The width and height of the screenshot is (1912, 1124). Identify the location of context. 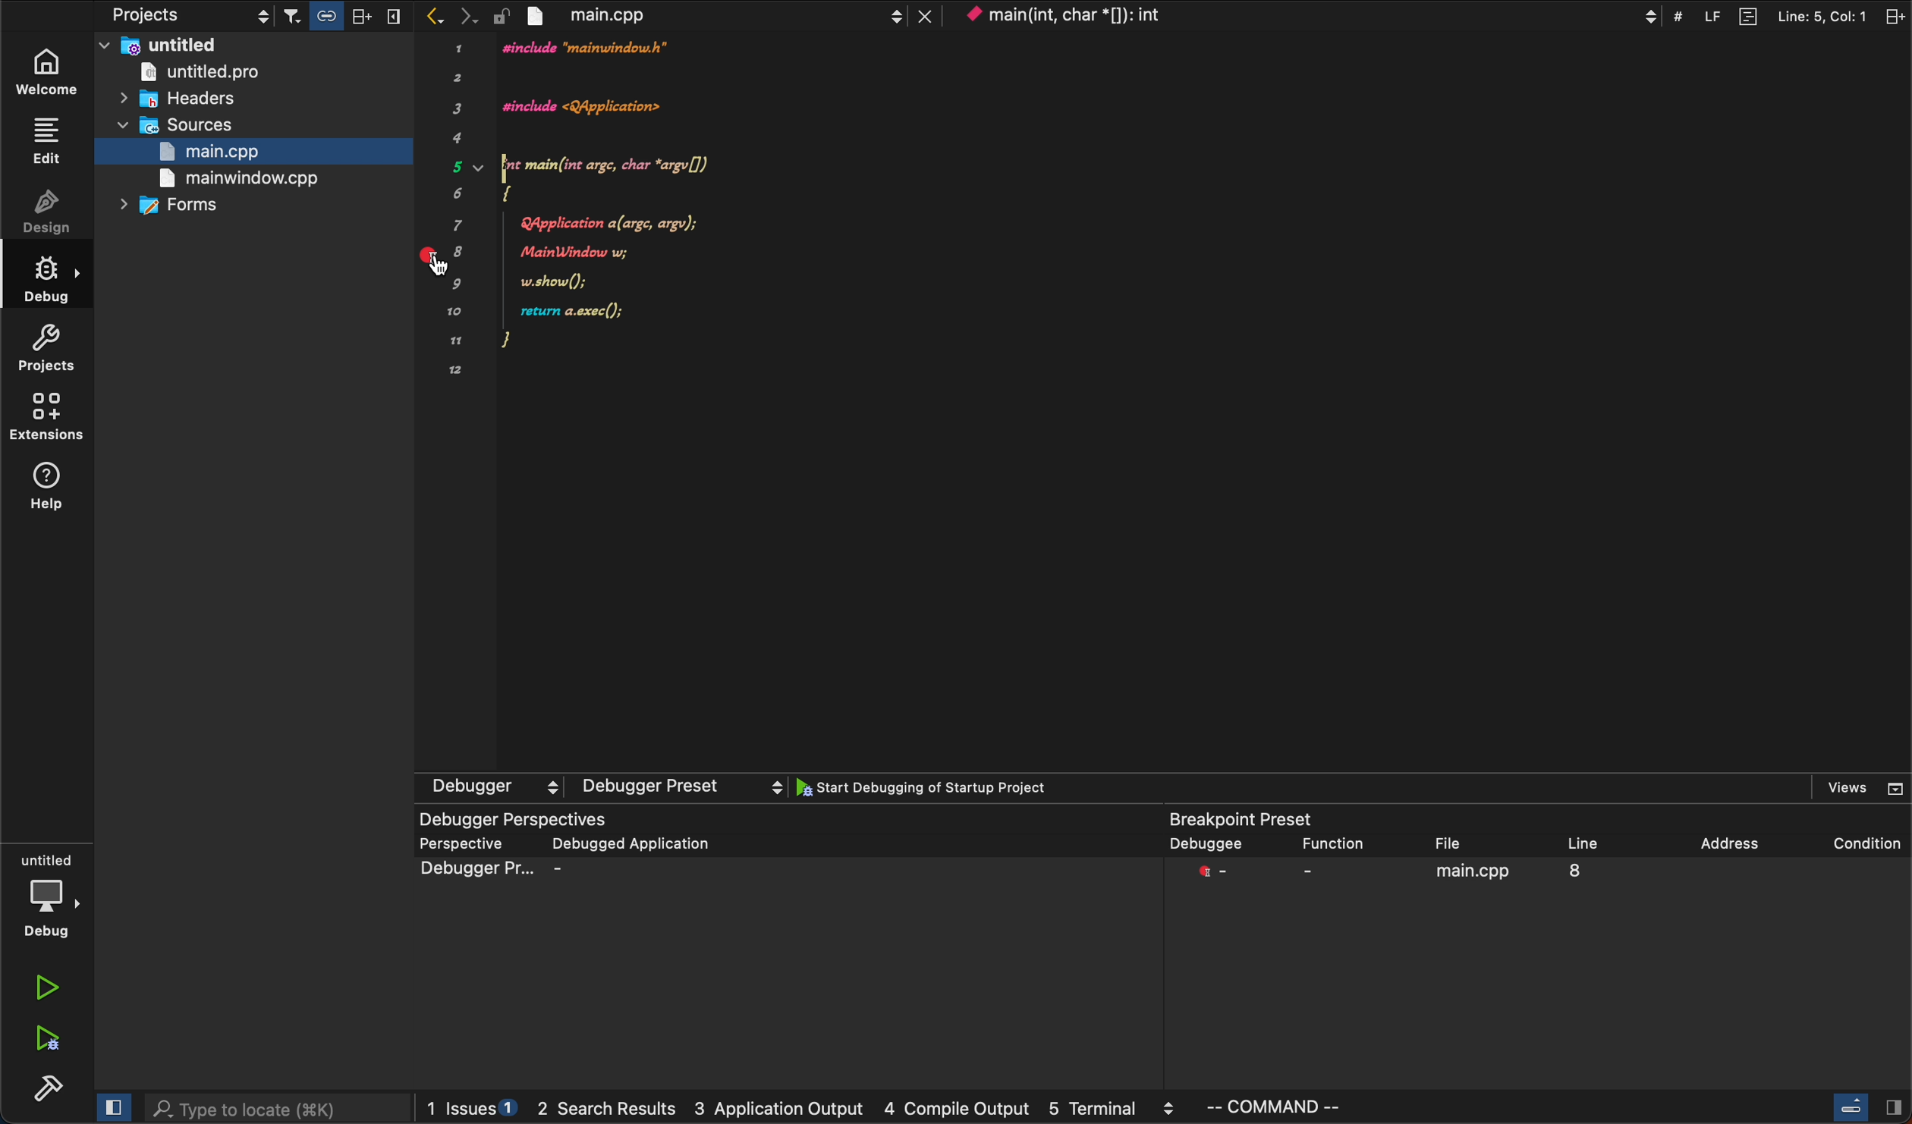
(1308, 14).